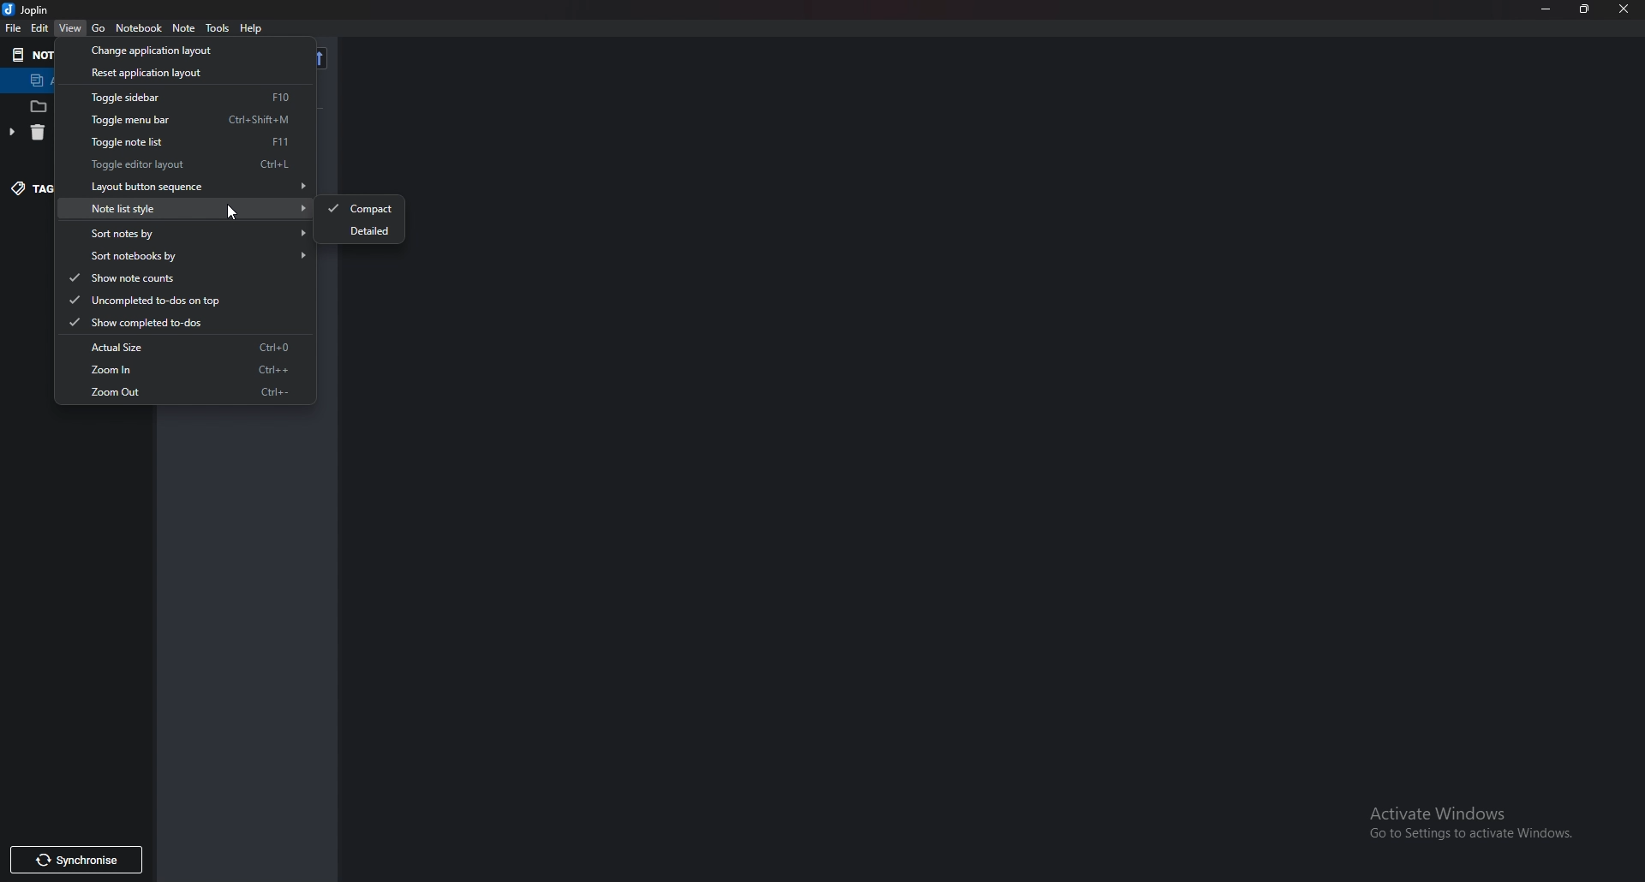  I want to click on Minimize, so click(1548, 9).